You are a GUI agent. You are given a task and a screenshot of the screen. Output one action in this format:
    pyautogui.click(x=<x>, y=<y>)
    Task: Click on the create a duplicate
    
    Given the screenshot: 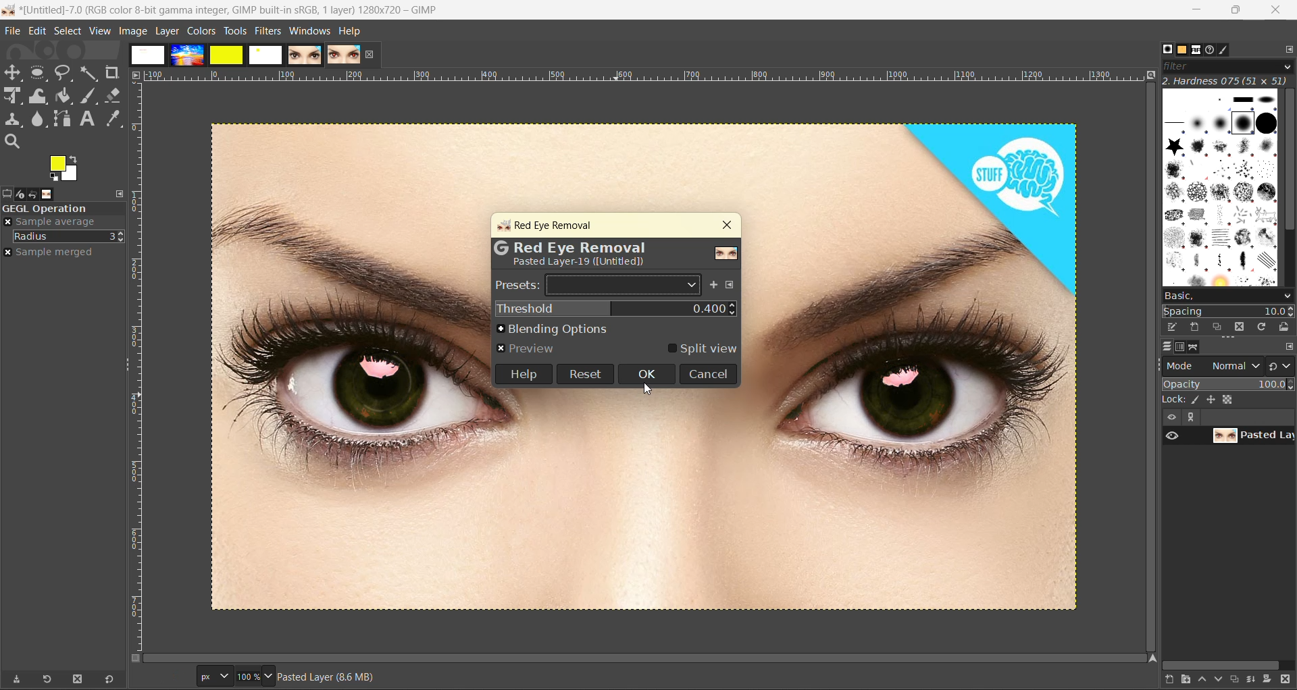 What is the action you would take?
    pyautogui.click(x=1236, y=680)
    